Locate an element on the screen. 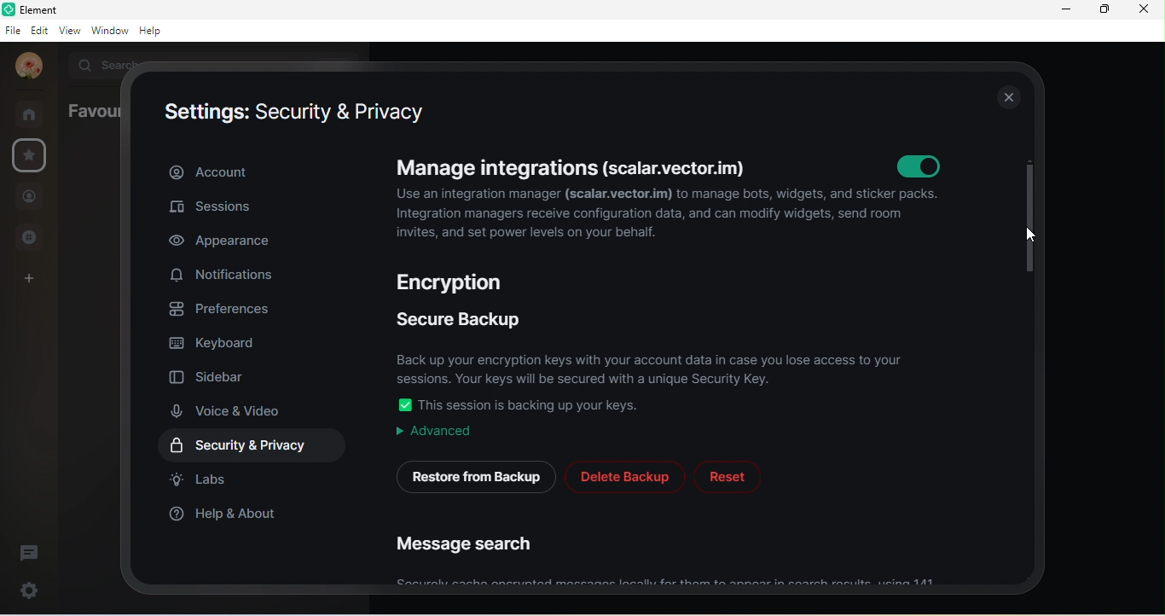 Image resolution: width=1165 pixels, height=616 pixels. account is located at coordinates (254, 171).